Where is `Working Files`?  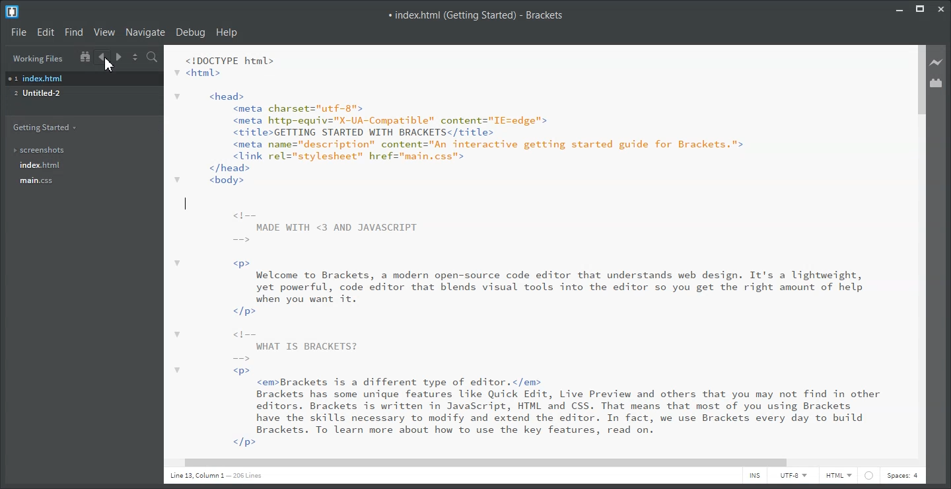
Working Files is located at coordinates (38, 58).